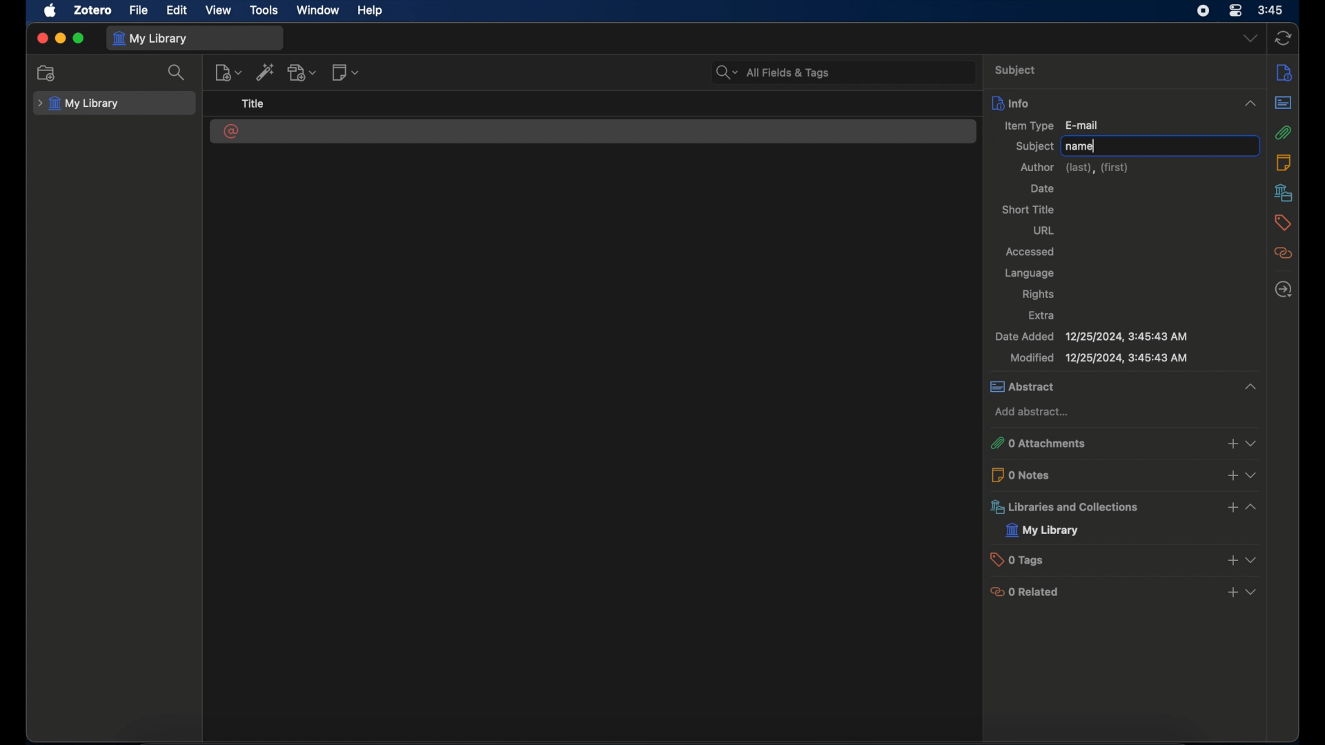  What do you see at coordinates (177, 73) in the screenshot?
I see `search` at bounding box center [177, 73].